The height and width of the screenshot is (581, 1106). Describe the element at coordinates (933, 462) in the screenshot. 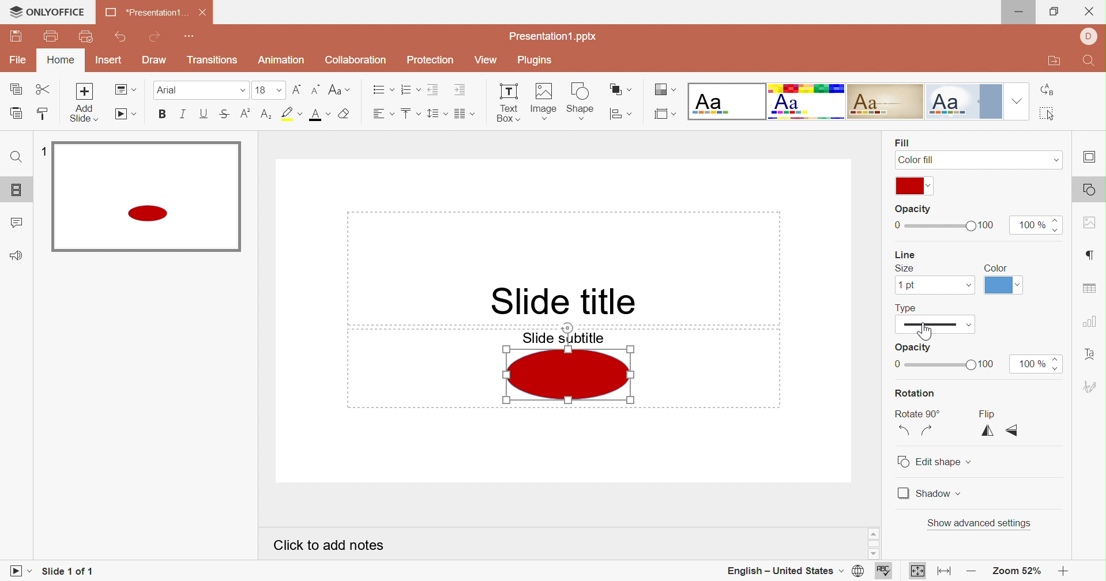

I see `Edit shape` at that location.